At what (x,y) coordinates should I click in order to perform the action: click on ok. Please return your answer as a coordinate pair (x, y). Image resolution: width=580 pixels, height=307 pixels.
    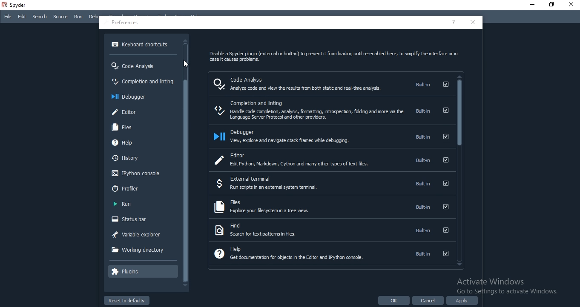
    Looking at the image, I should click on (393, 301).